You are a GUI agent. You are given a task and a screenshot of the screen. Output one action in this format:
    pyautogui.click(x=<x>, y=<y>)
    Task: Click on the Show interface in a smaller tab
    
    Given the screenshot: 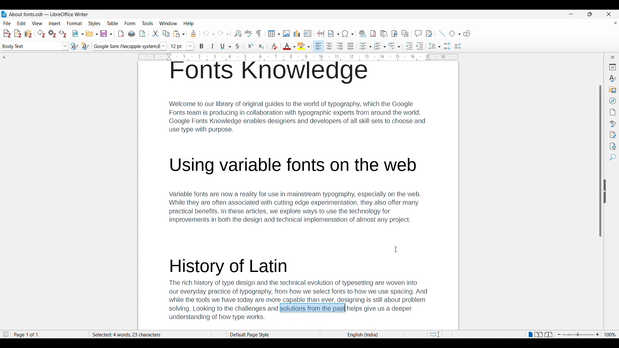 What is the action you would take?
    pyautogui.click(x=590, y=14)
    